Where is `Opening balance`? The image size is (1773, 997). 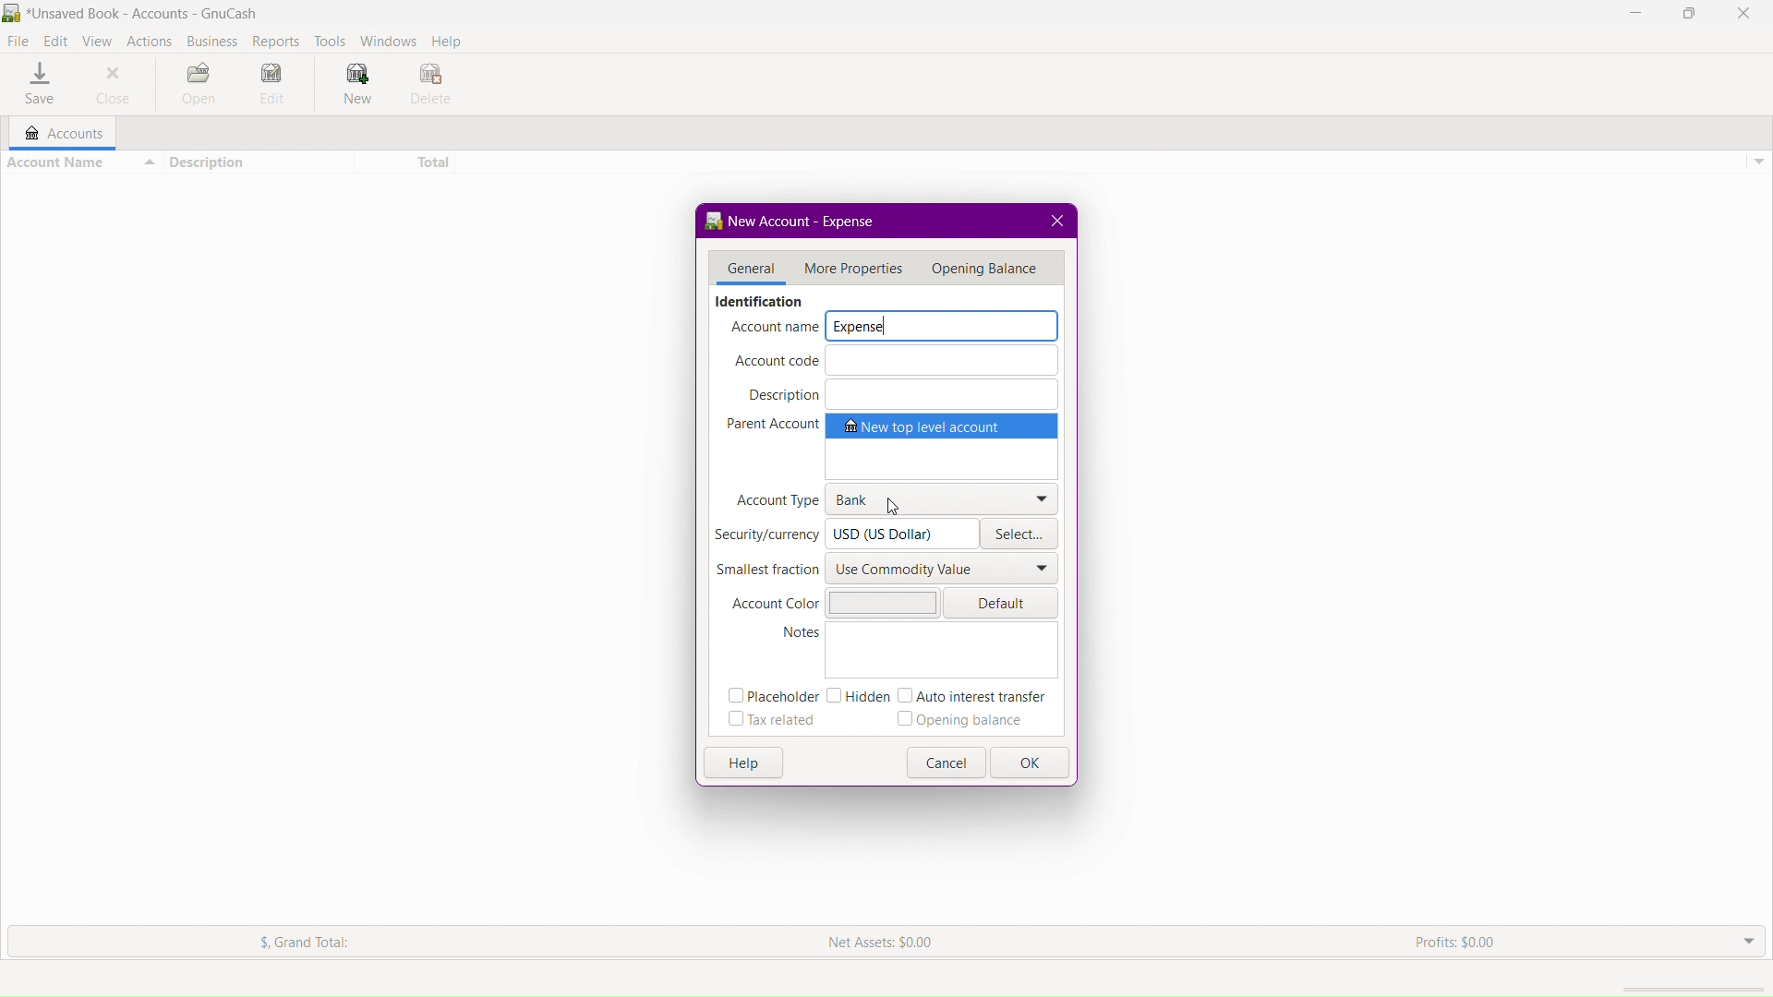 Opening balance is located at coordinates (967, 721).